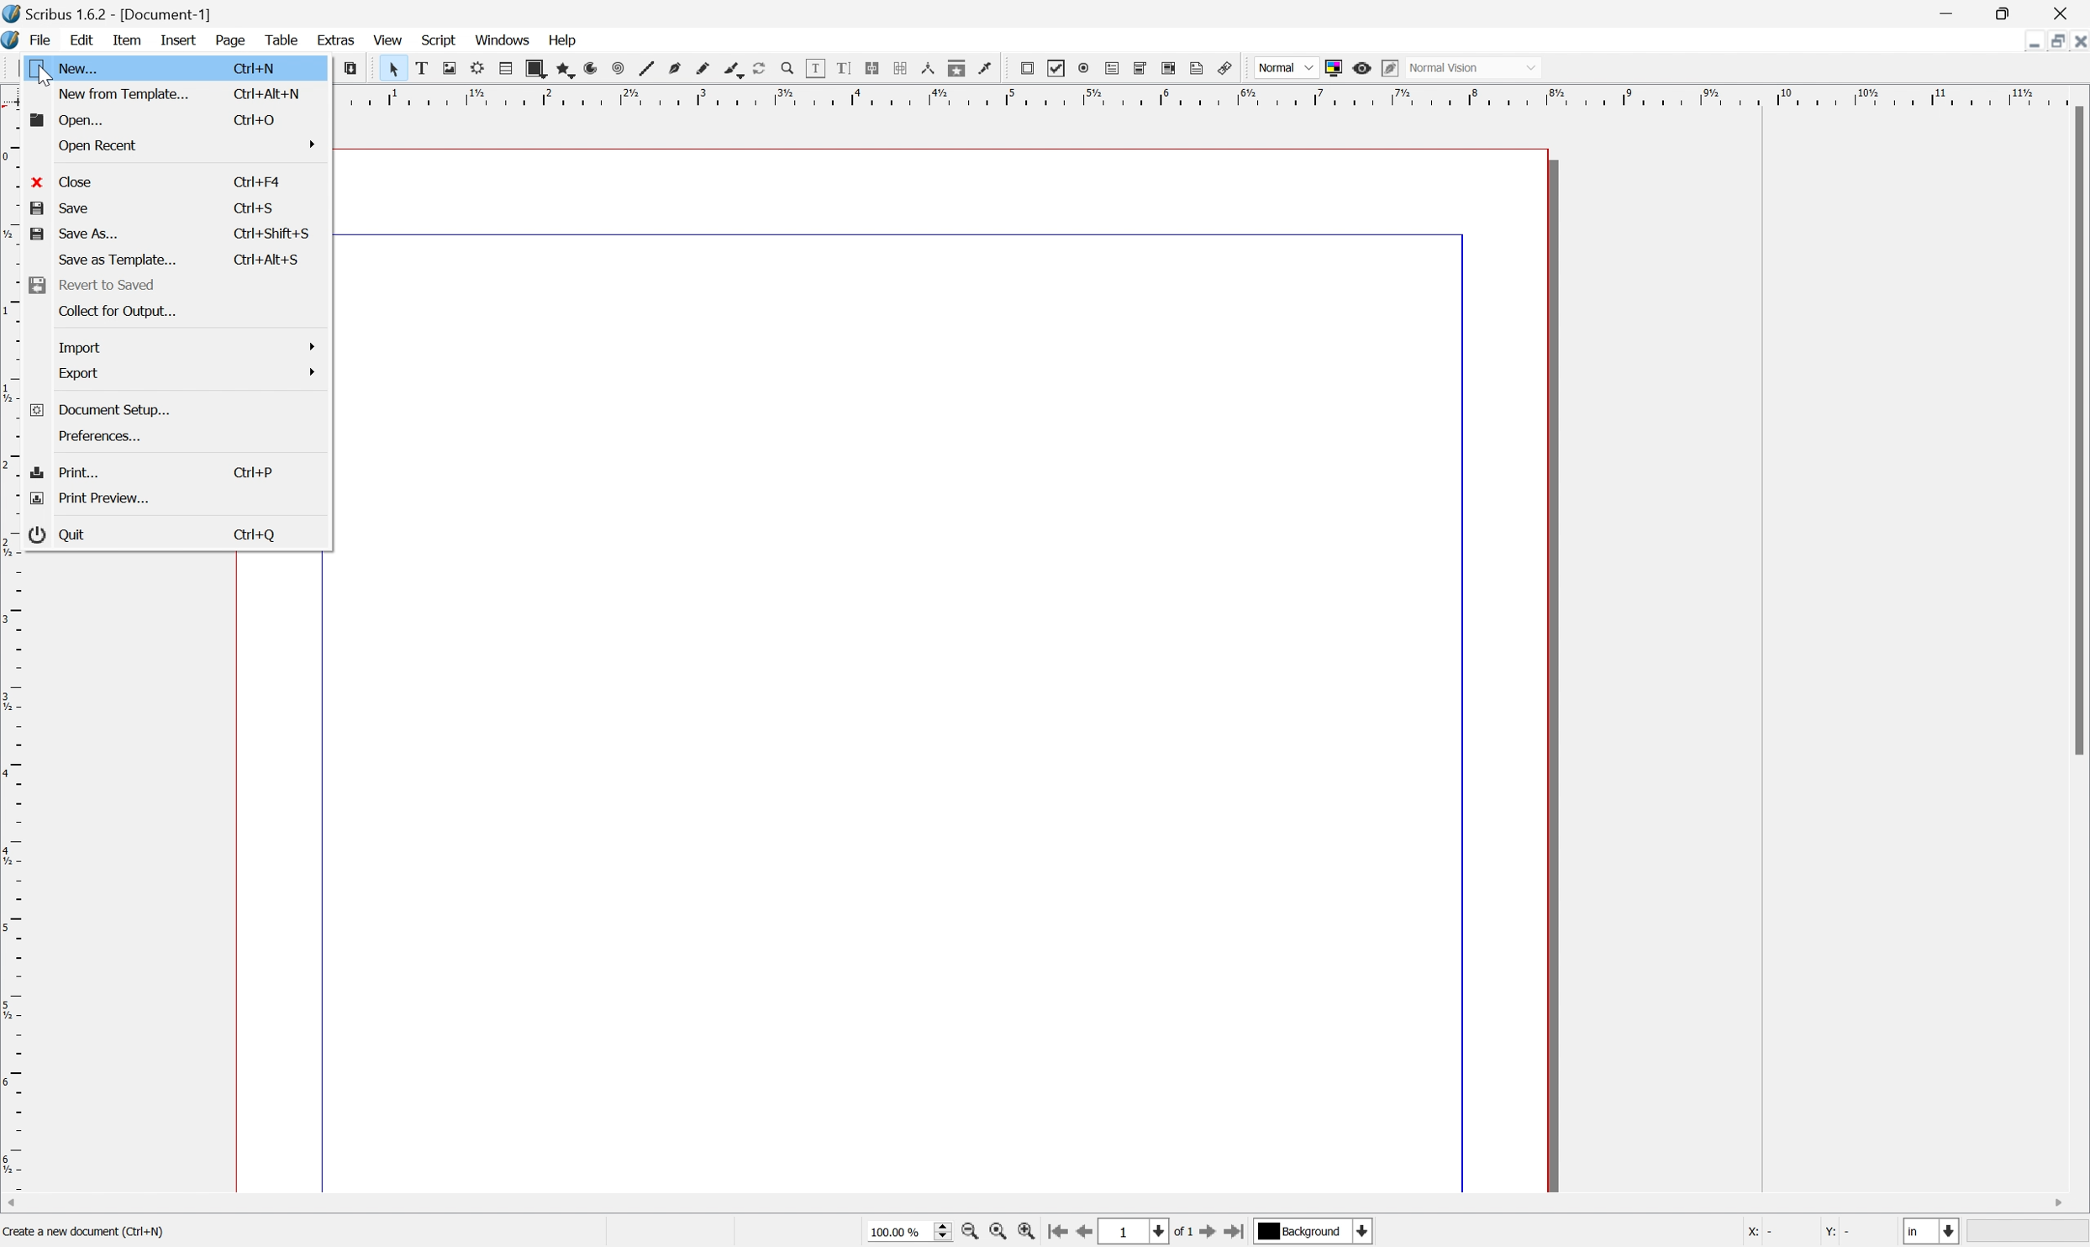 The height and width of the screenshot is (1247, 2090). What do you see at coordinates (56, 120) in the screenshot?
I see `open` at bounding box center [56, 120].